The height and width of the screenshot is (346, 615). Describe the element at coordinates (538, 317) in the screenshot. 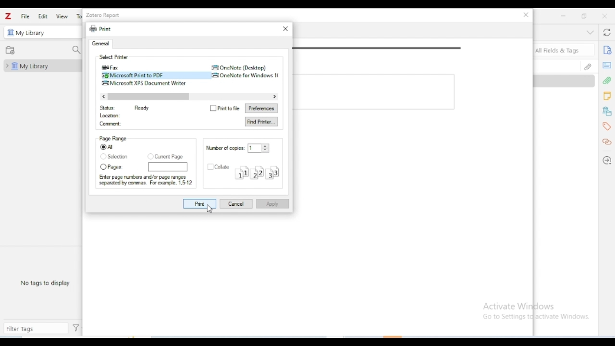

I see `Go to Settings to activate Windows.` at that location.